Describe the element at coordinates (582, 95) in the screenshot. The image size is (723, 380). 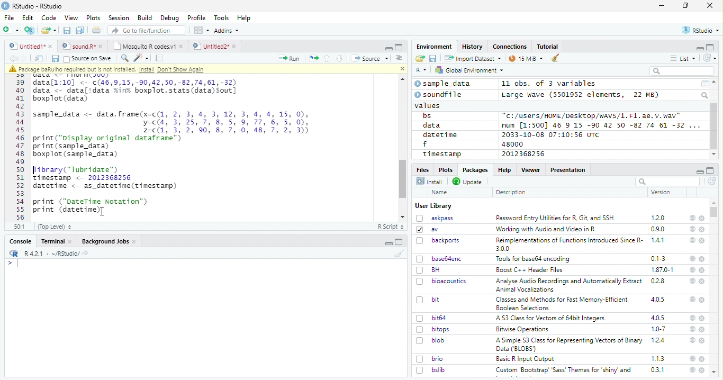
I see `Large wave (5501952 elements, 22 MB)` at that location.